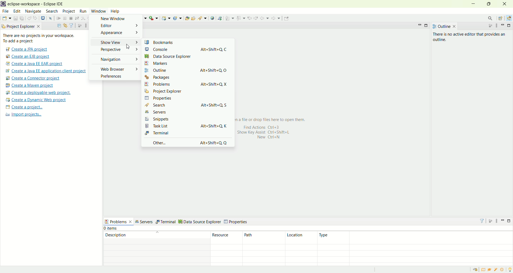 The image size is (513, 273). What do you see at coordinates (166, 134) in the screenshot?
I see `terminal` at bounding box center [166, 134].